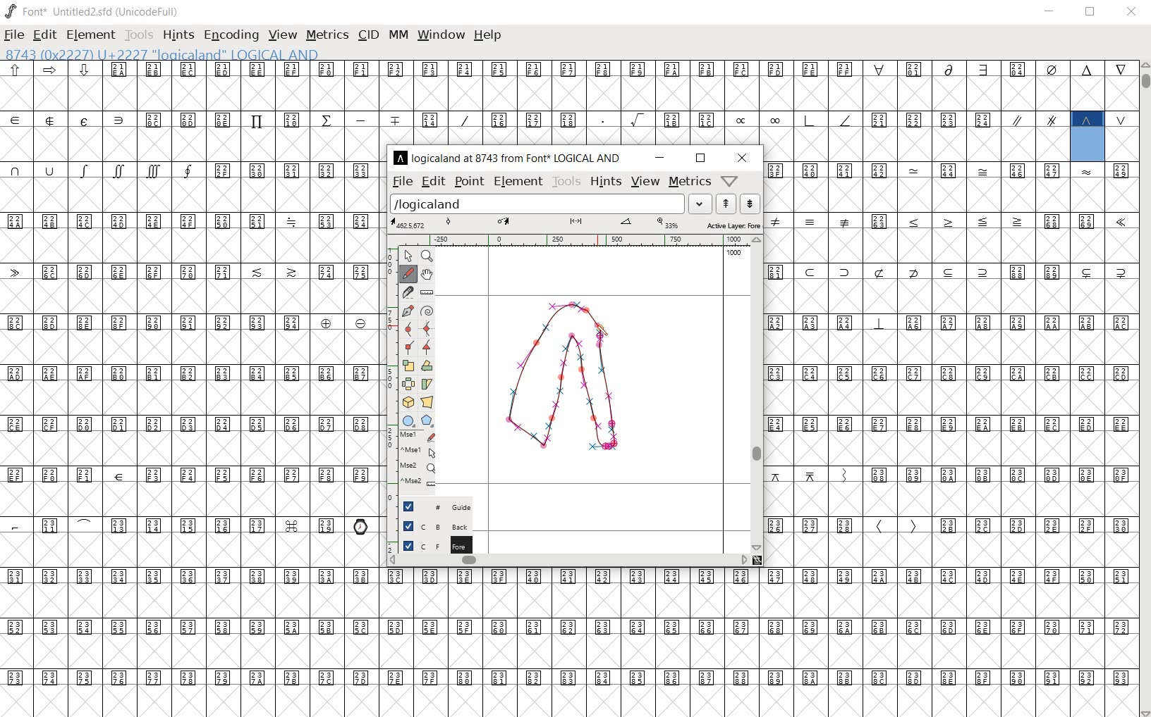  I want to click on hints, so click(178, 37).